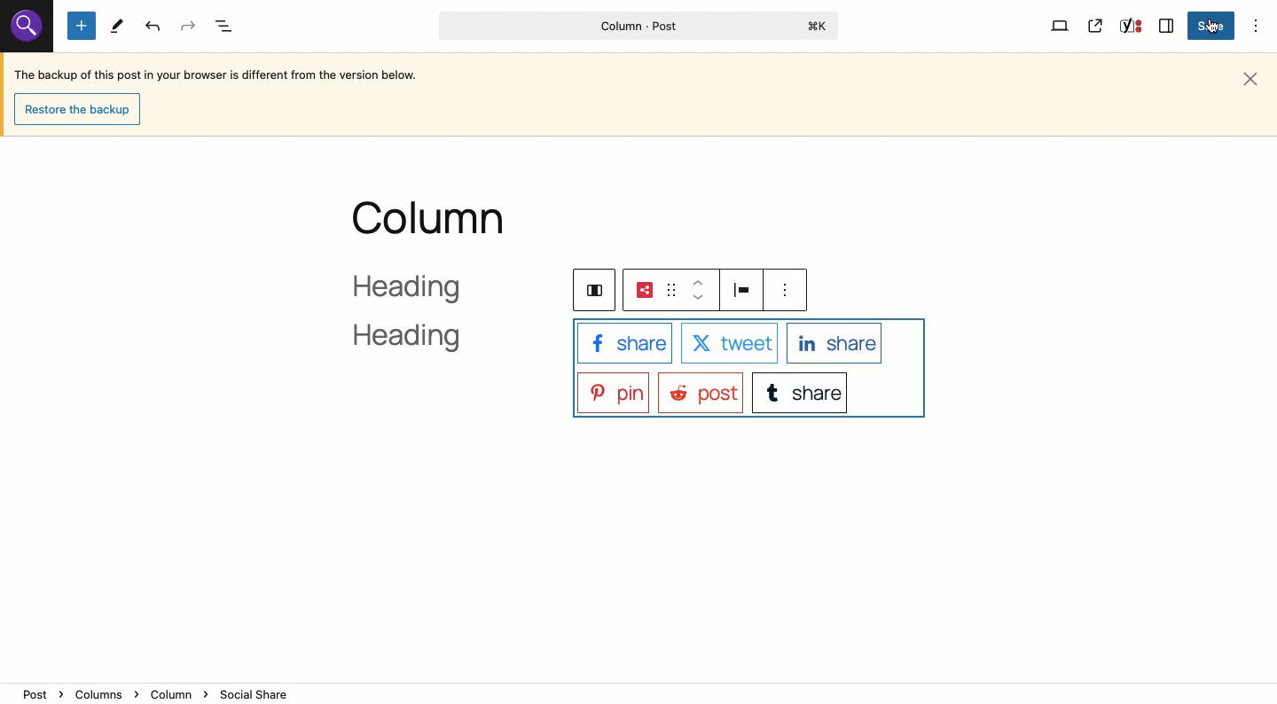 This screenshot has width=1277, height=704. I want to click on Yoast, so click(1129, 27).